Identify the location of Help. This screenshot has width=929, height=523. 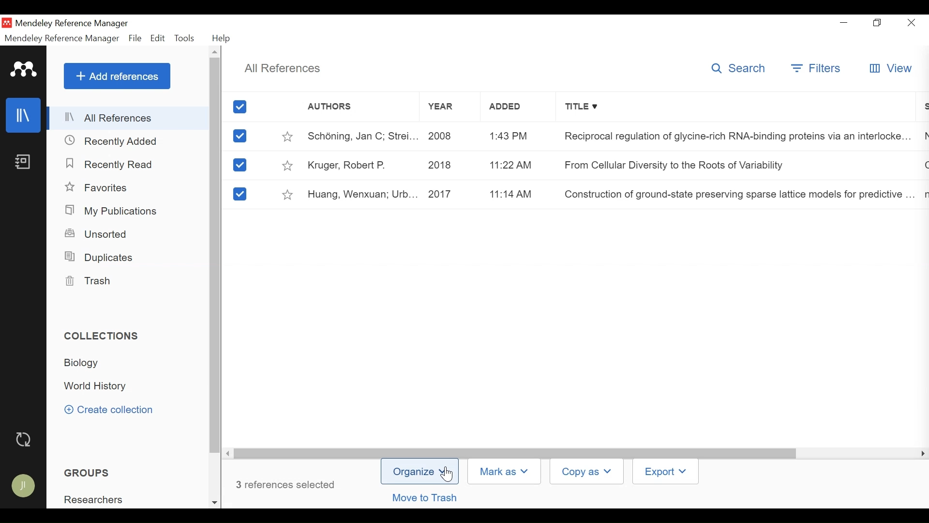
(223, 38).